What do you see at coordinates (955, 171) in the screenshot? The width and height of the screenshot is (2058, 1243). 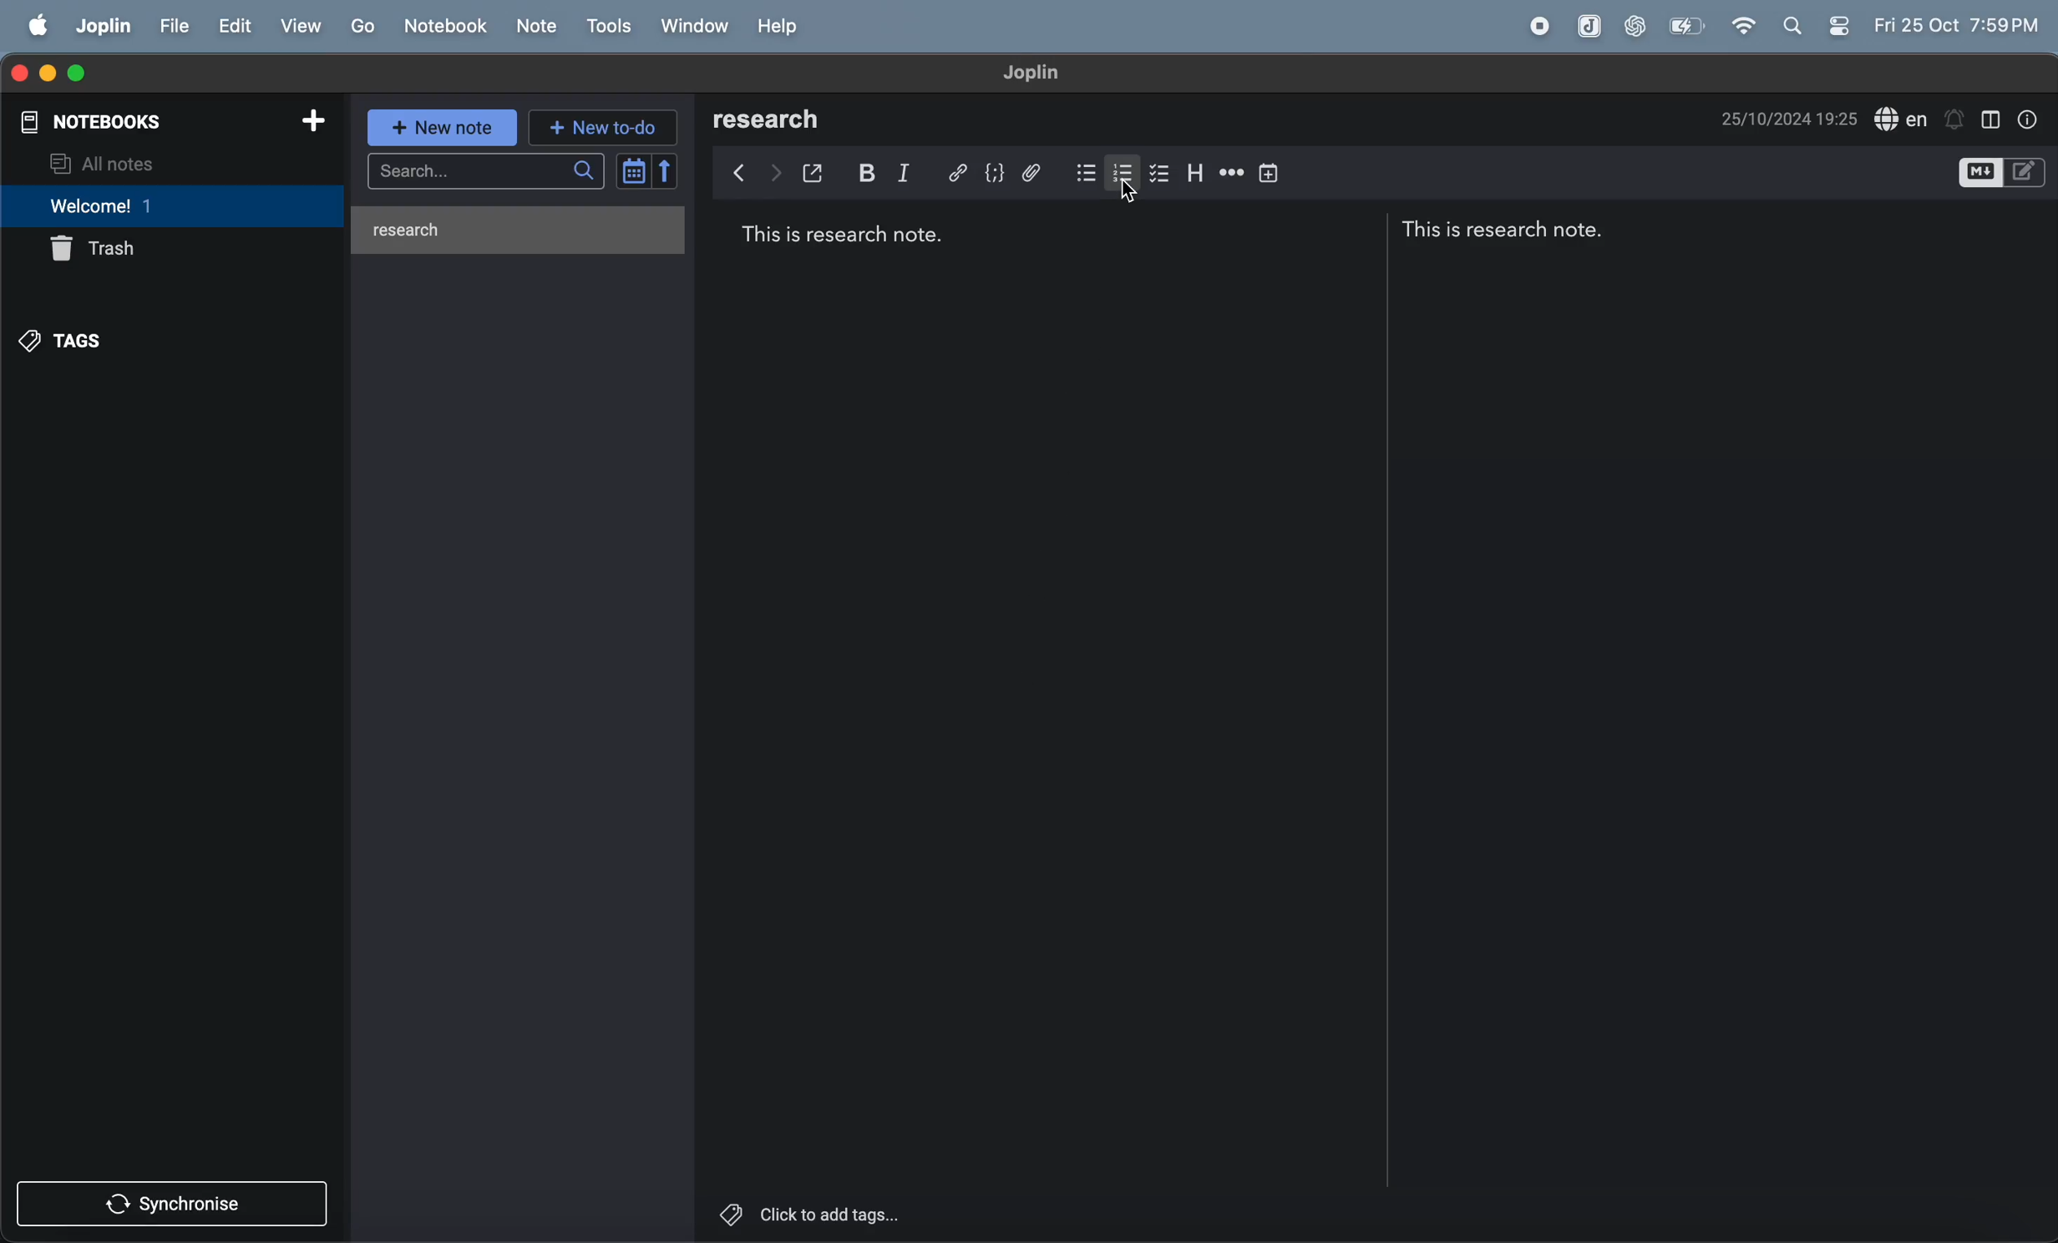 I see `hyperlink` at bounding box center [955, 171].